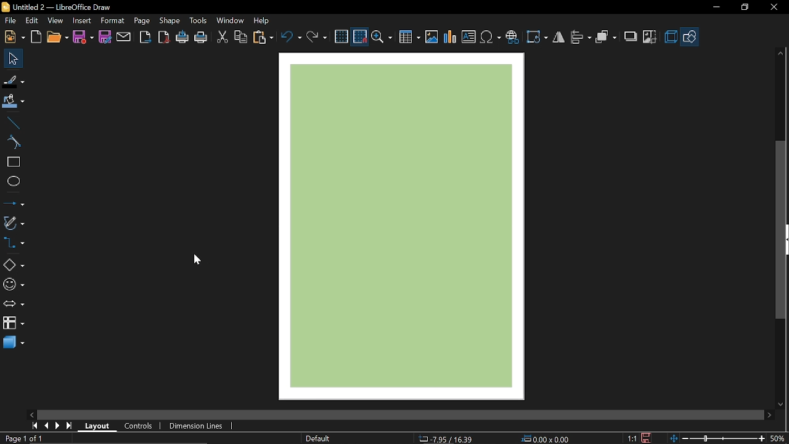 This screenshot has width=789, height=444. What do you see at coordinates (47, 426) in the screenshot?
I see `Previous` at bounding box center [47, 426].